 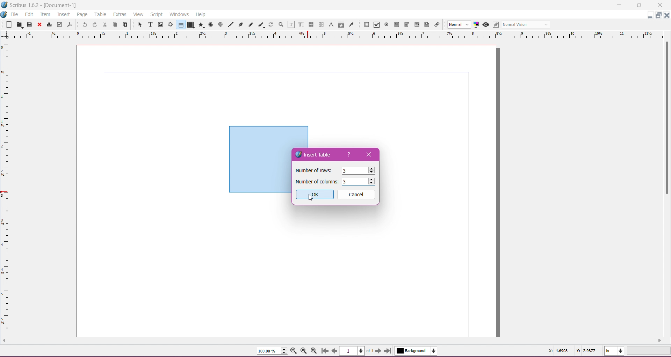 What do you see at coordinates (304, 351) in the screenshot?
I see `Zoom to 100%` at bounding box center [304, 351].